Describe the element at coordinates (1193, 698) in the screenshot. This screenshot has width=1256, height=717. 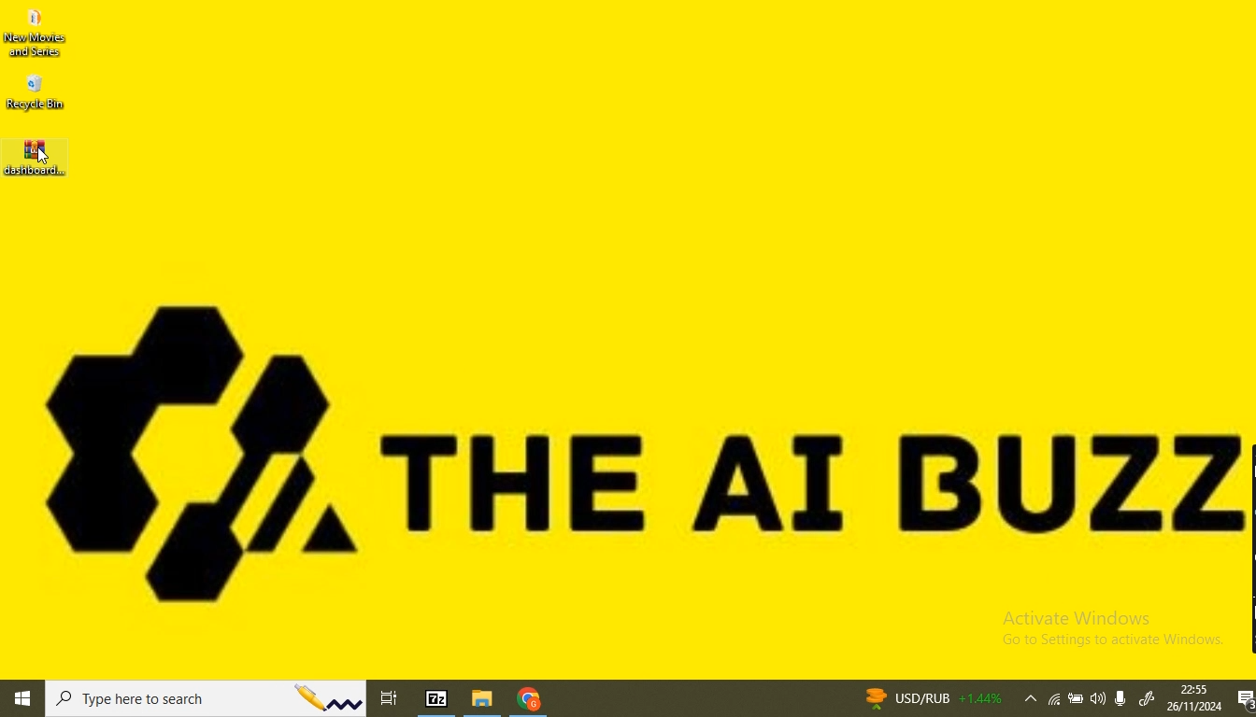
I see `date and time` at that location.